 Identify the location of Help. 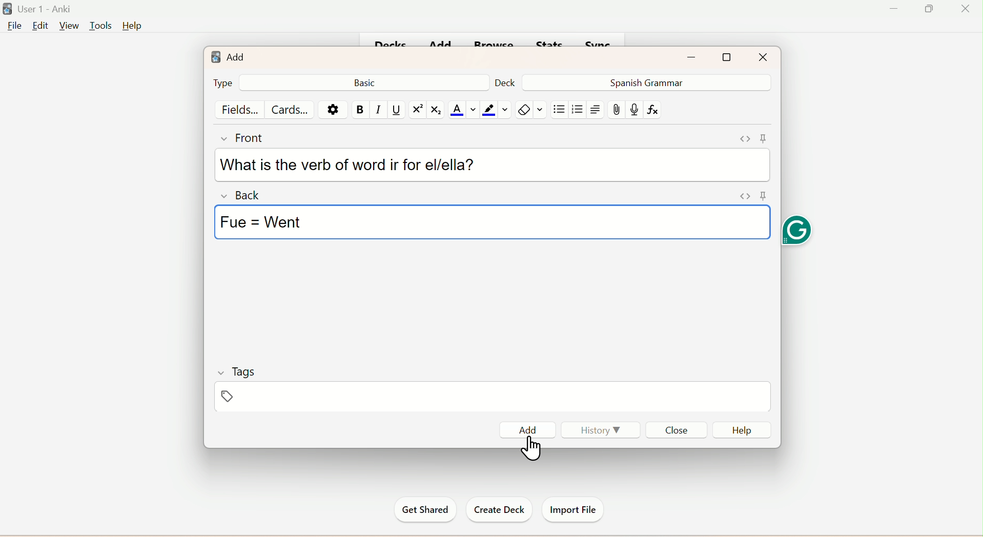
(131, 26).